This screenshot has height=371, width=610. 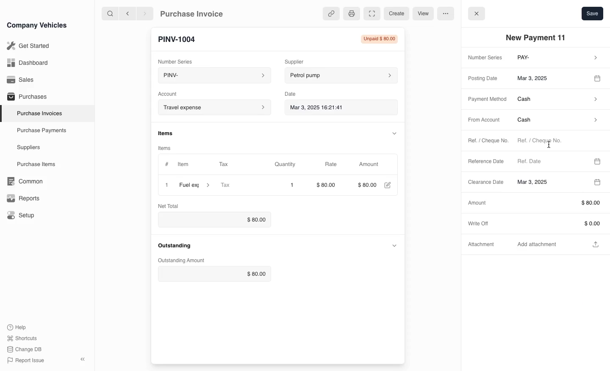 What do you see at coordinates (25, 349) in the screenshot?
I see `change DB` at bounding box center [25, 349].